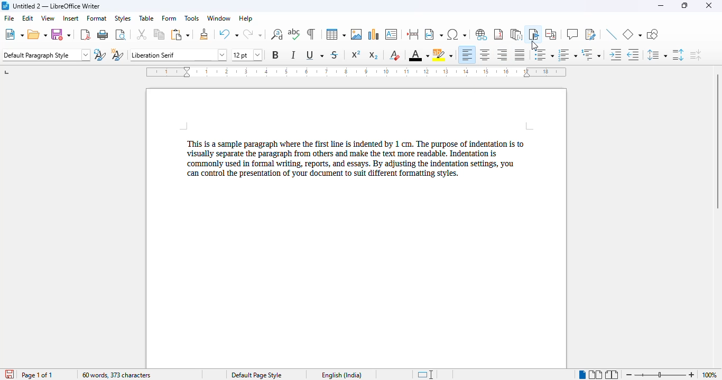  Describe the element at coordinates (590, 54) in the screenshot. I see `select outline format` at that location.